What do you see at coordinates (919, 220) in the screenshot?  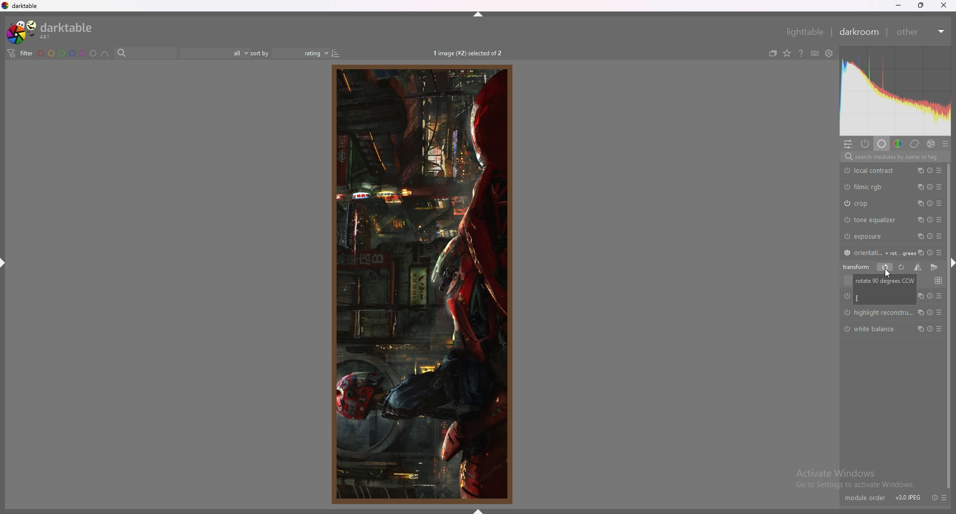 I see `multiple instances action` at bounding box center [919, 220].